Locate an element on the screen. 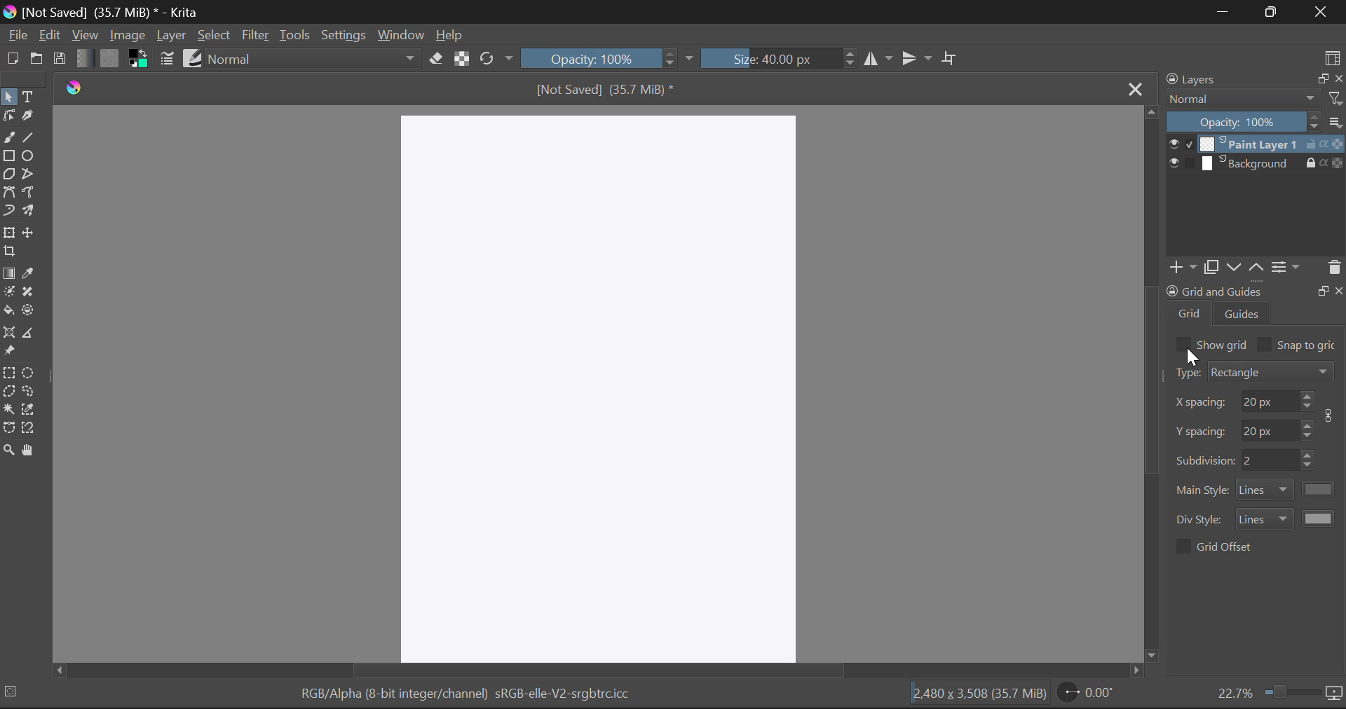 The height and width of the screenshot is (709, 1346). Tools is located at coordinates (294, 35).